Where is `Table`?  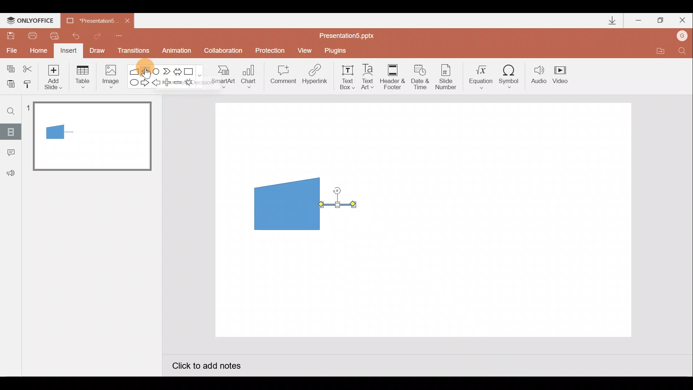
Table is located at coordinates (82, 76).